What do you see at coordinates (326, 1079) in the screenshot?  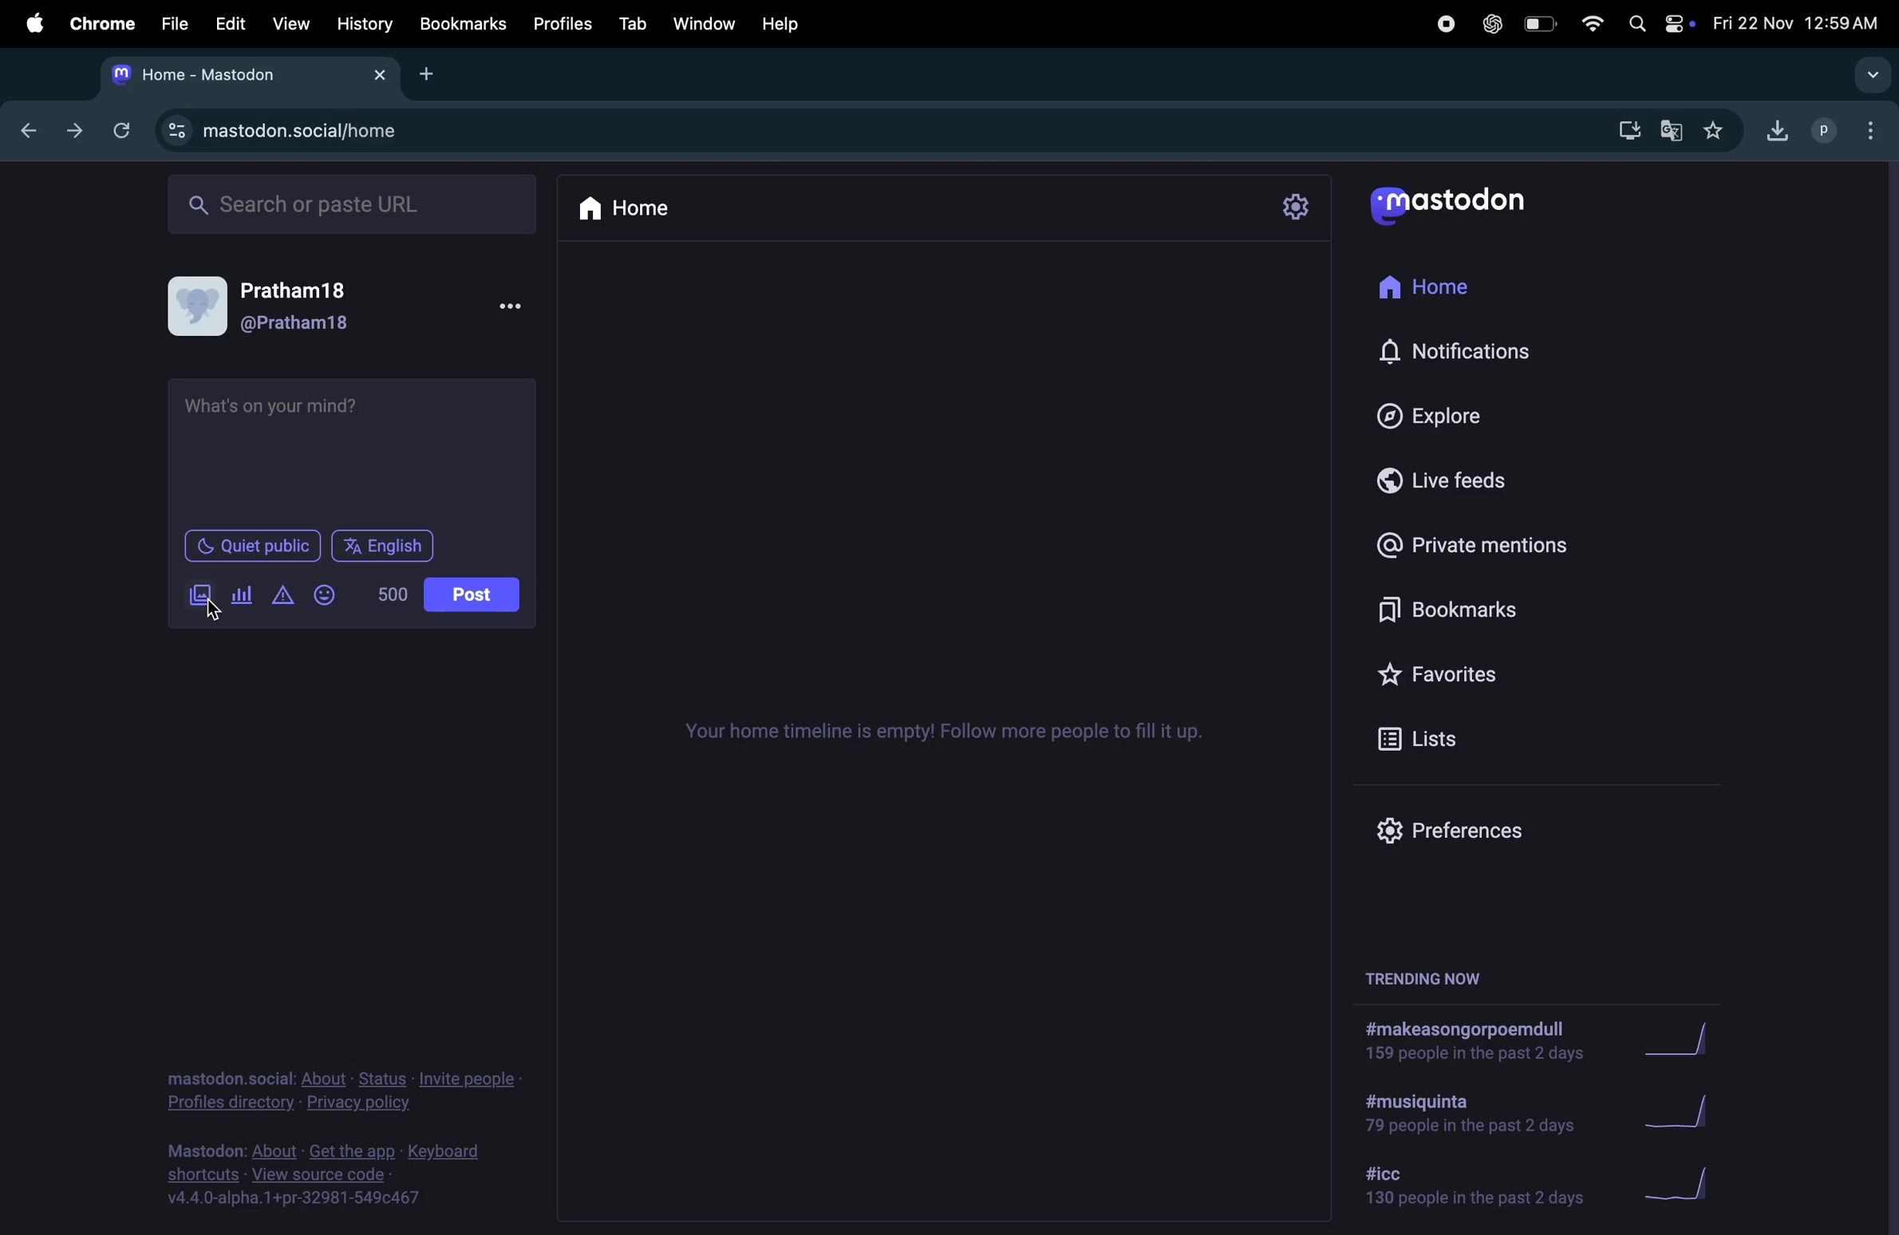 I see `about` at bounding box center [326, 1079].